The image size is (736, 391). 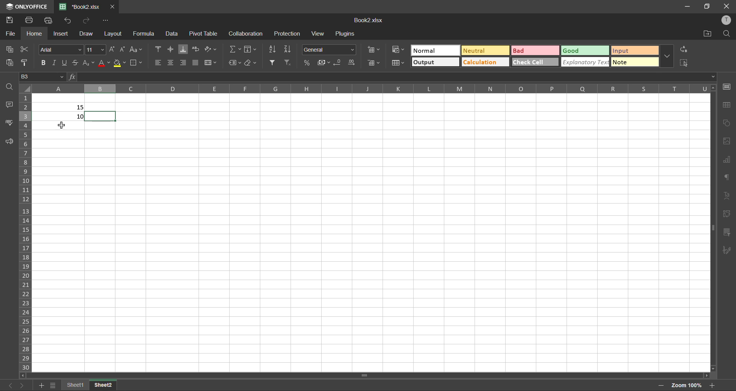 What do you see at coordinates (123, 49) in the screenshot?
I see `decrement size` at bounding box center [123, 49].